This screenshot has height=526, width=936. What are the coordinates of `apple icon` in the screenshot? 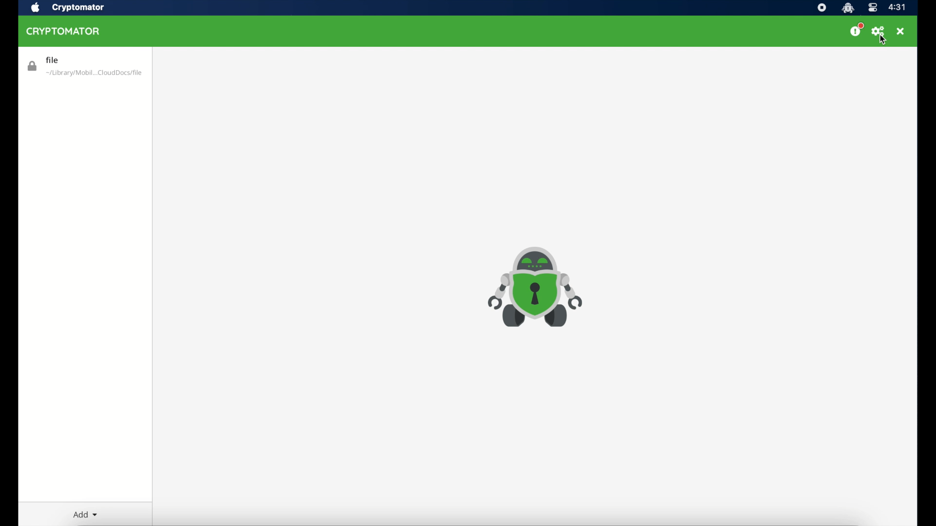 It's located at (36, 8).